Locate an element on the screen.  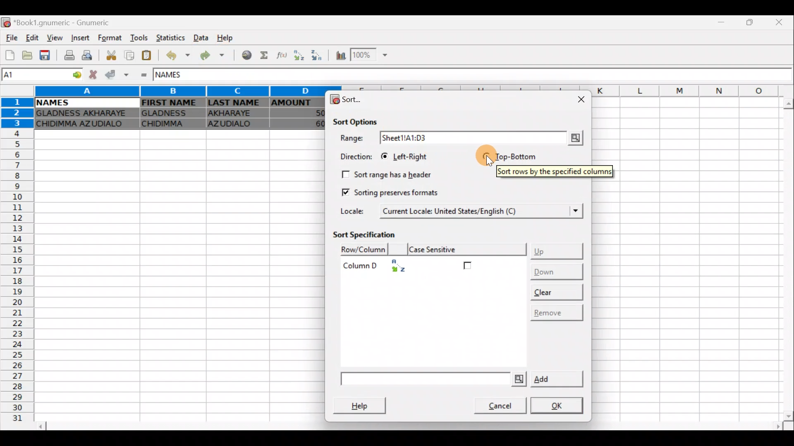
Statistics is located at coordinates (171, 38).